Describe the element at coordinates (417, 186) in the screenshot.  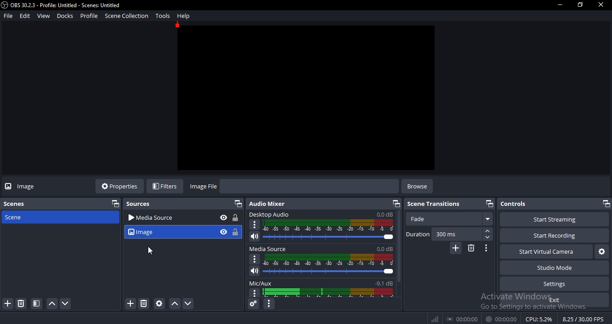
I see `browse` at that location.